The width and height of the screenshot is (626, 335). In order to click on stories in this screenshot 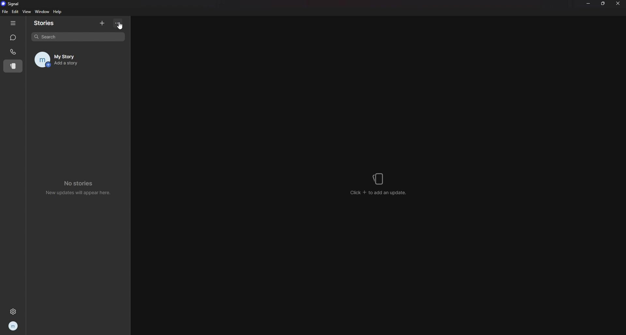, I will do `click(380, 179)`.